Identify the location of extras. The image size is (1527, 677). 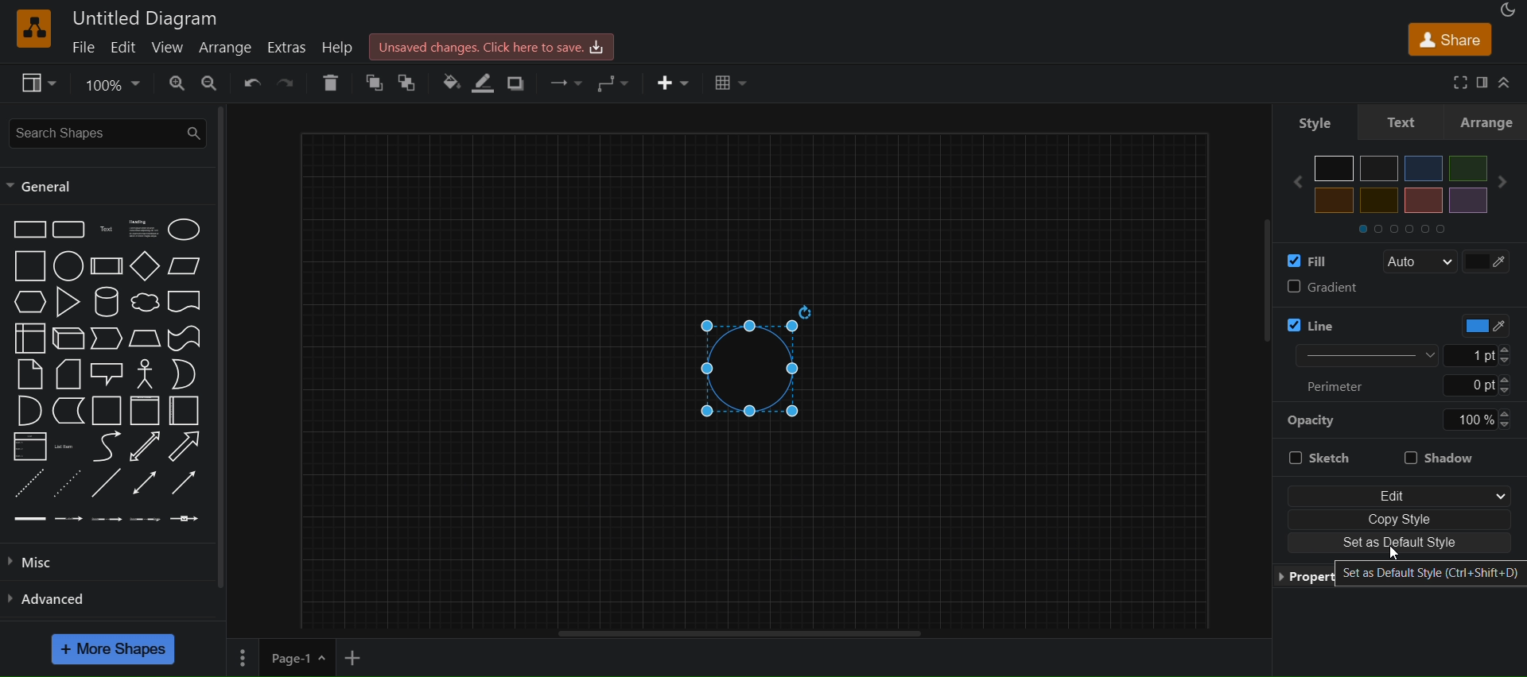
(286, 46).